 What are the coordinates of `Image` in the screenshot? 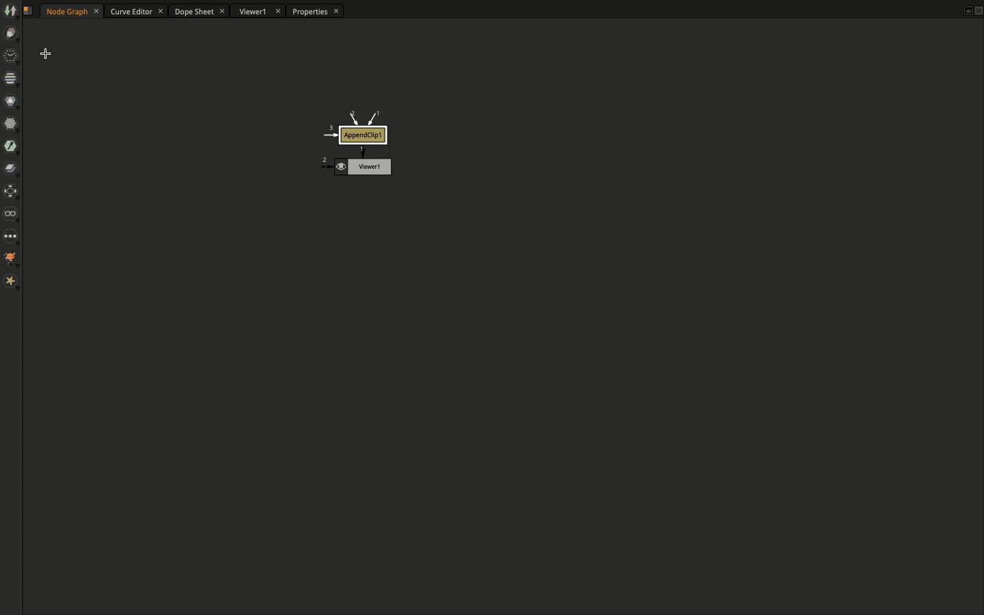 It's located at (10, 10).